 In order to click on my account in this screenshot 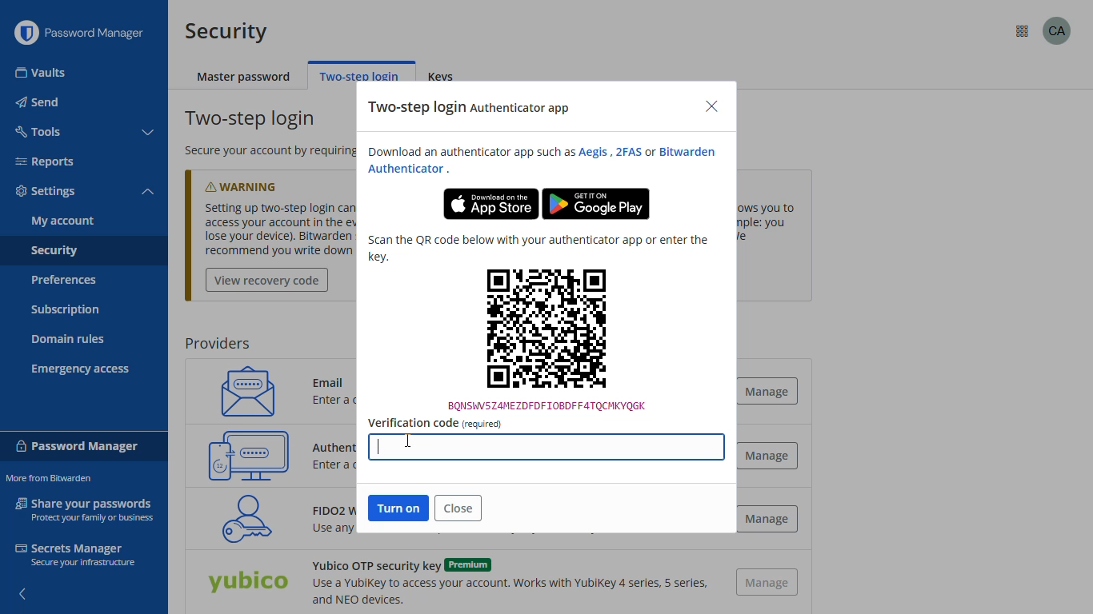, I will do `click(63, 221)`.